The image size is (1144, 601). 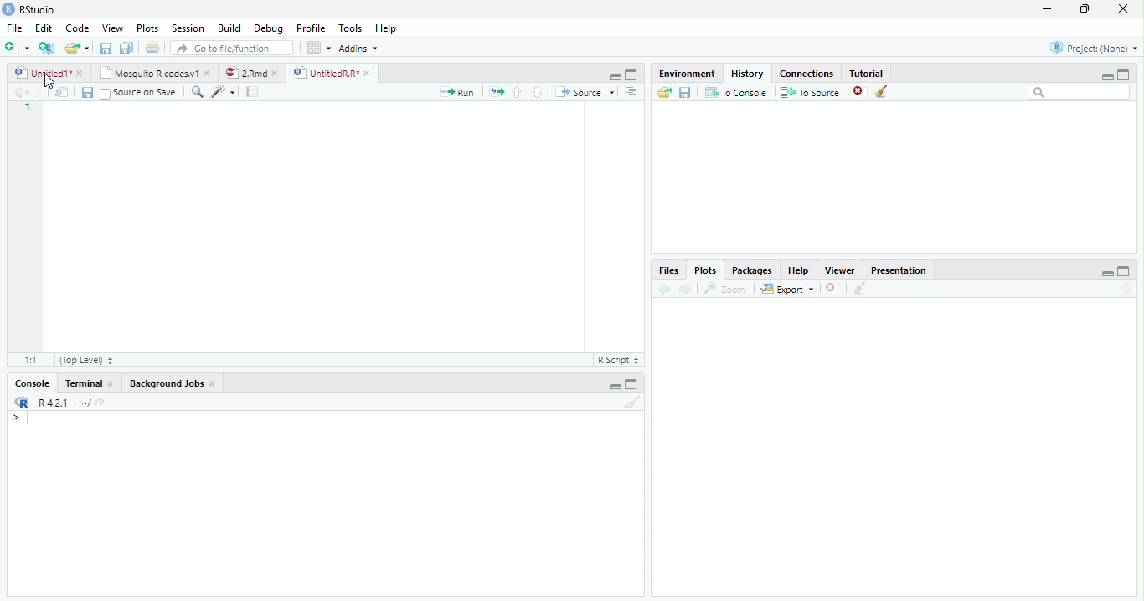 I want to click on debug, so click(x=271, y=29).